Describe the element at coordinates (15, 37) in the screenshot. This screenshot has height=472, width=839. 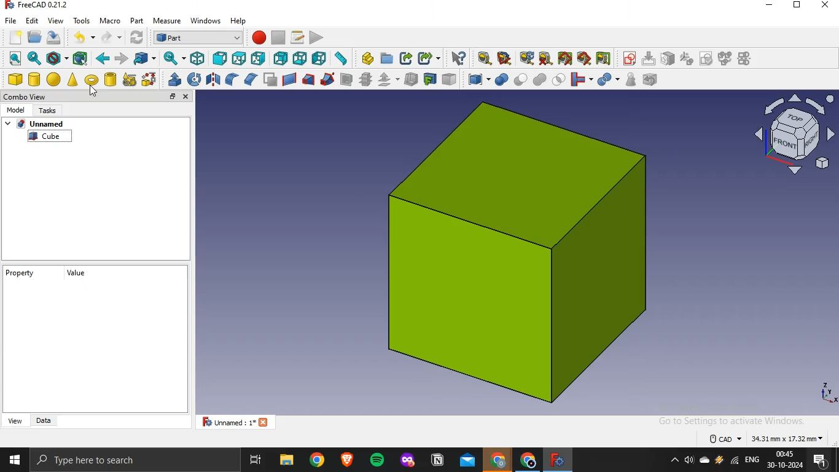
I see `new` at that location.